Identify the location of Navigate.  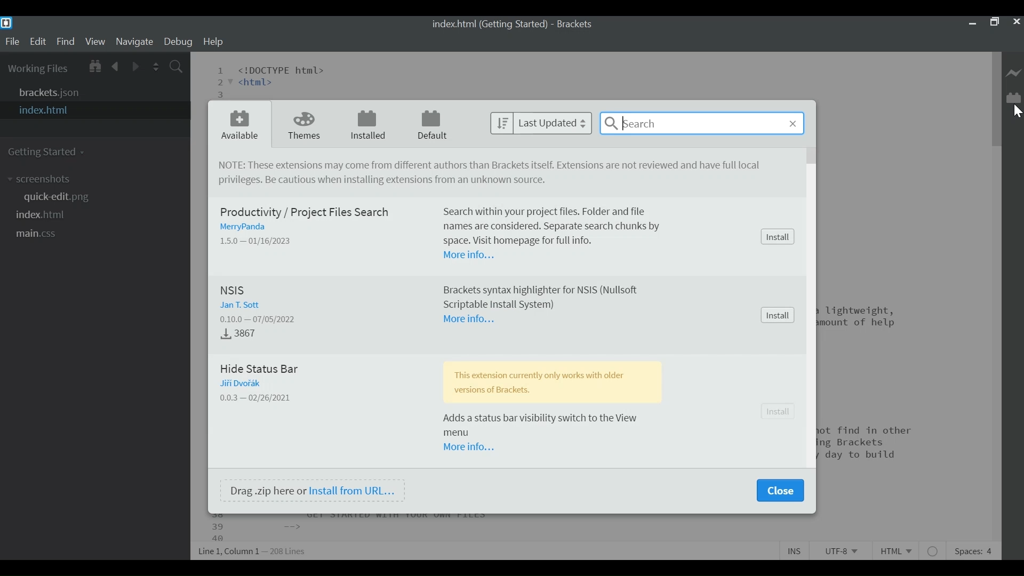
(135, 42).